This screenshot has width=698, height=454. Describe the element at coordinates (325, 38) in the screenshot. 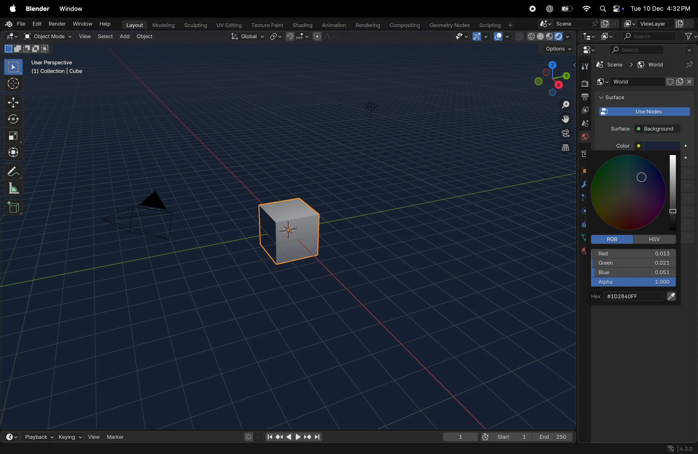

I see `proportional editing fall off` at that location.